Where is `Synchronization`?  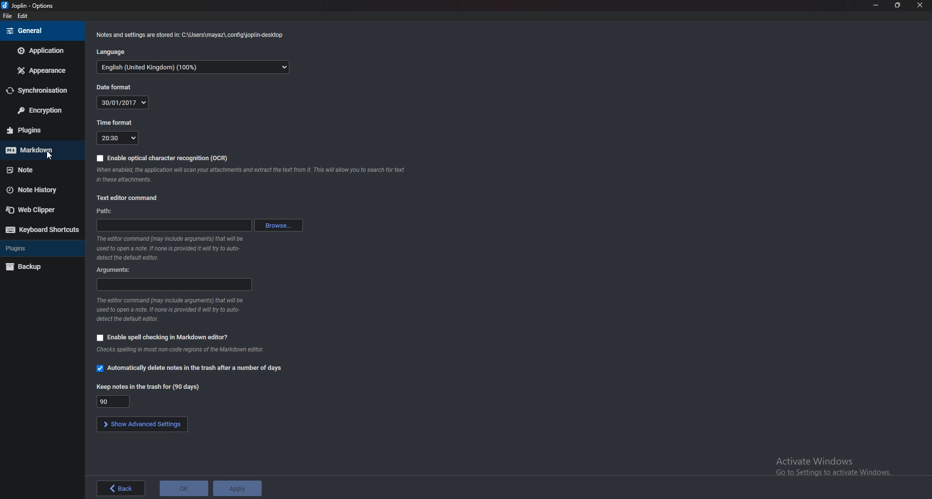
Synchronization is located at coordinates (38, 90).